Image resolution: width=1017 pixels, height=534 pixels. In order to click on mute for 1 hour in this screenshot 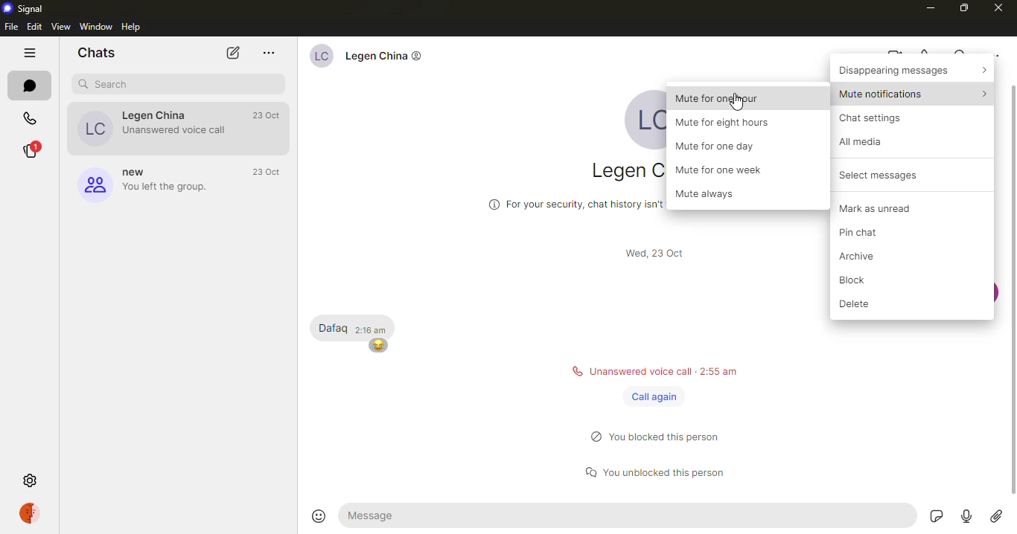, I will do `click(723, 97)`.